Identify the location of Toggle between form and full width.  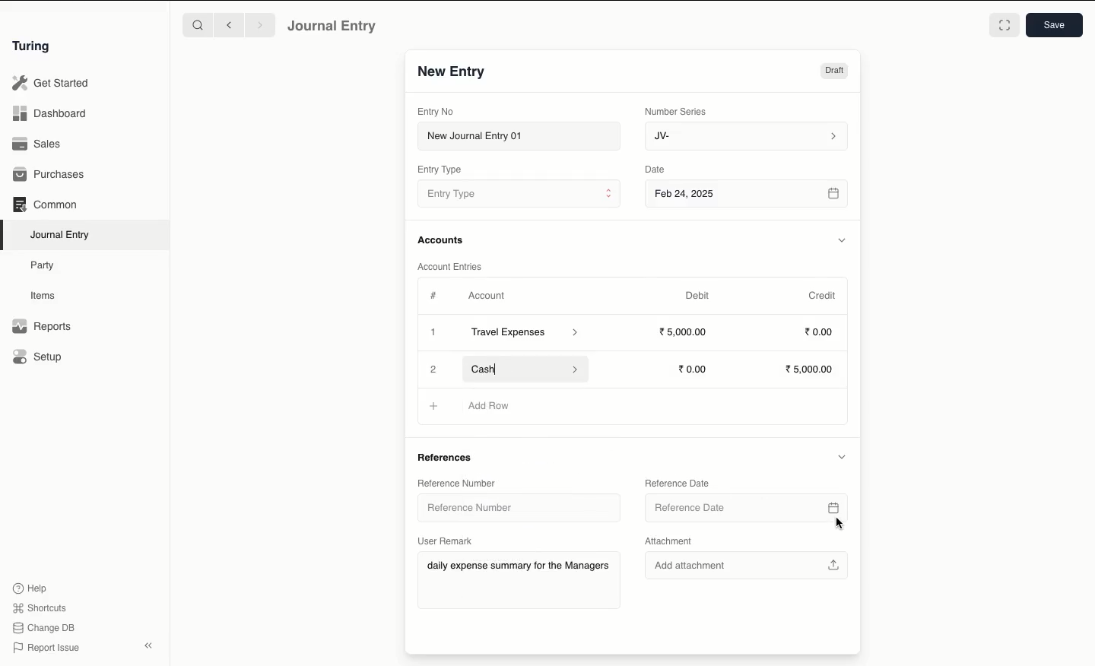
(1005, 25).